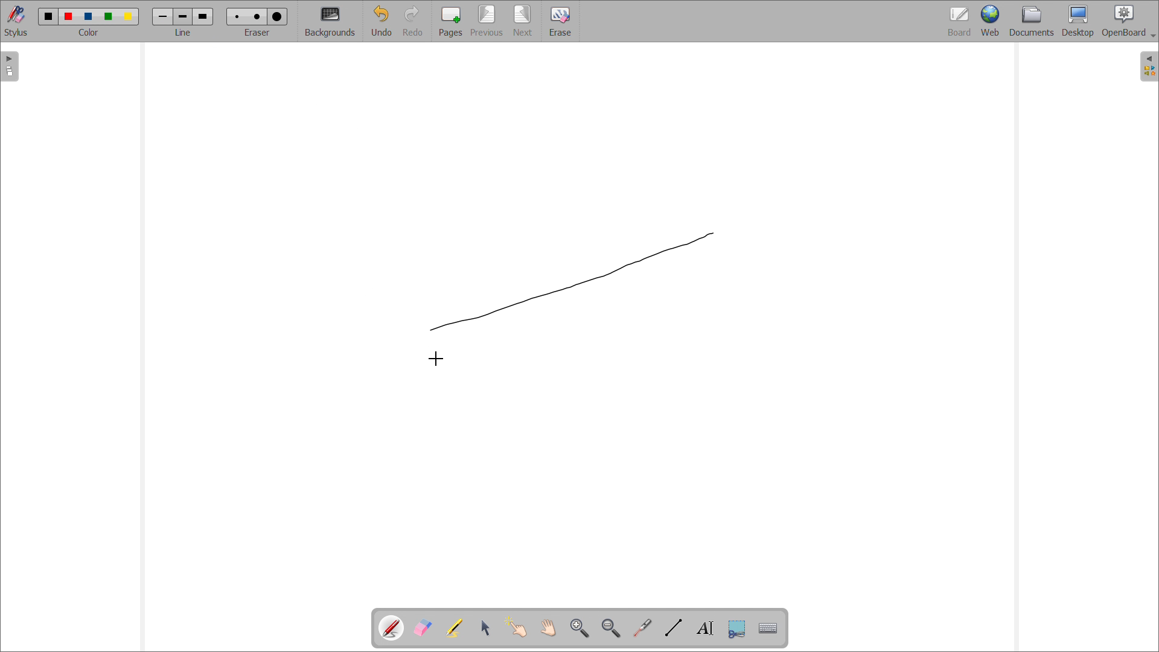 This screenshot has width=1159, height=652. What do you see at coordinates (110, 17) in the screenshot?
I see `color` at bounding box center [110, 17].